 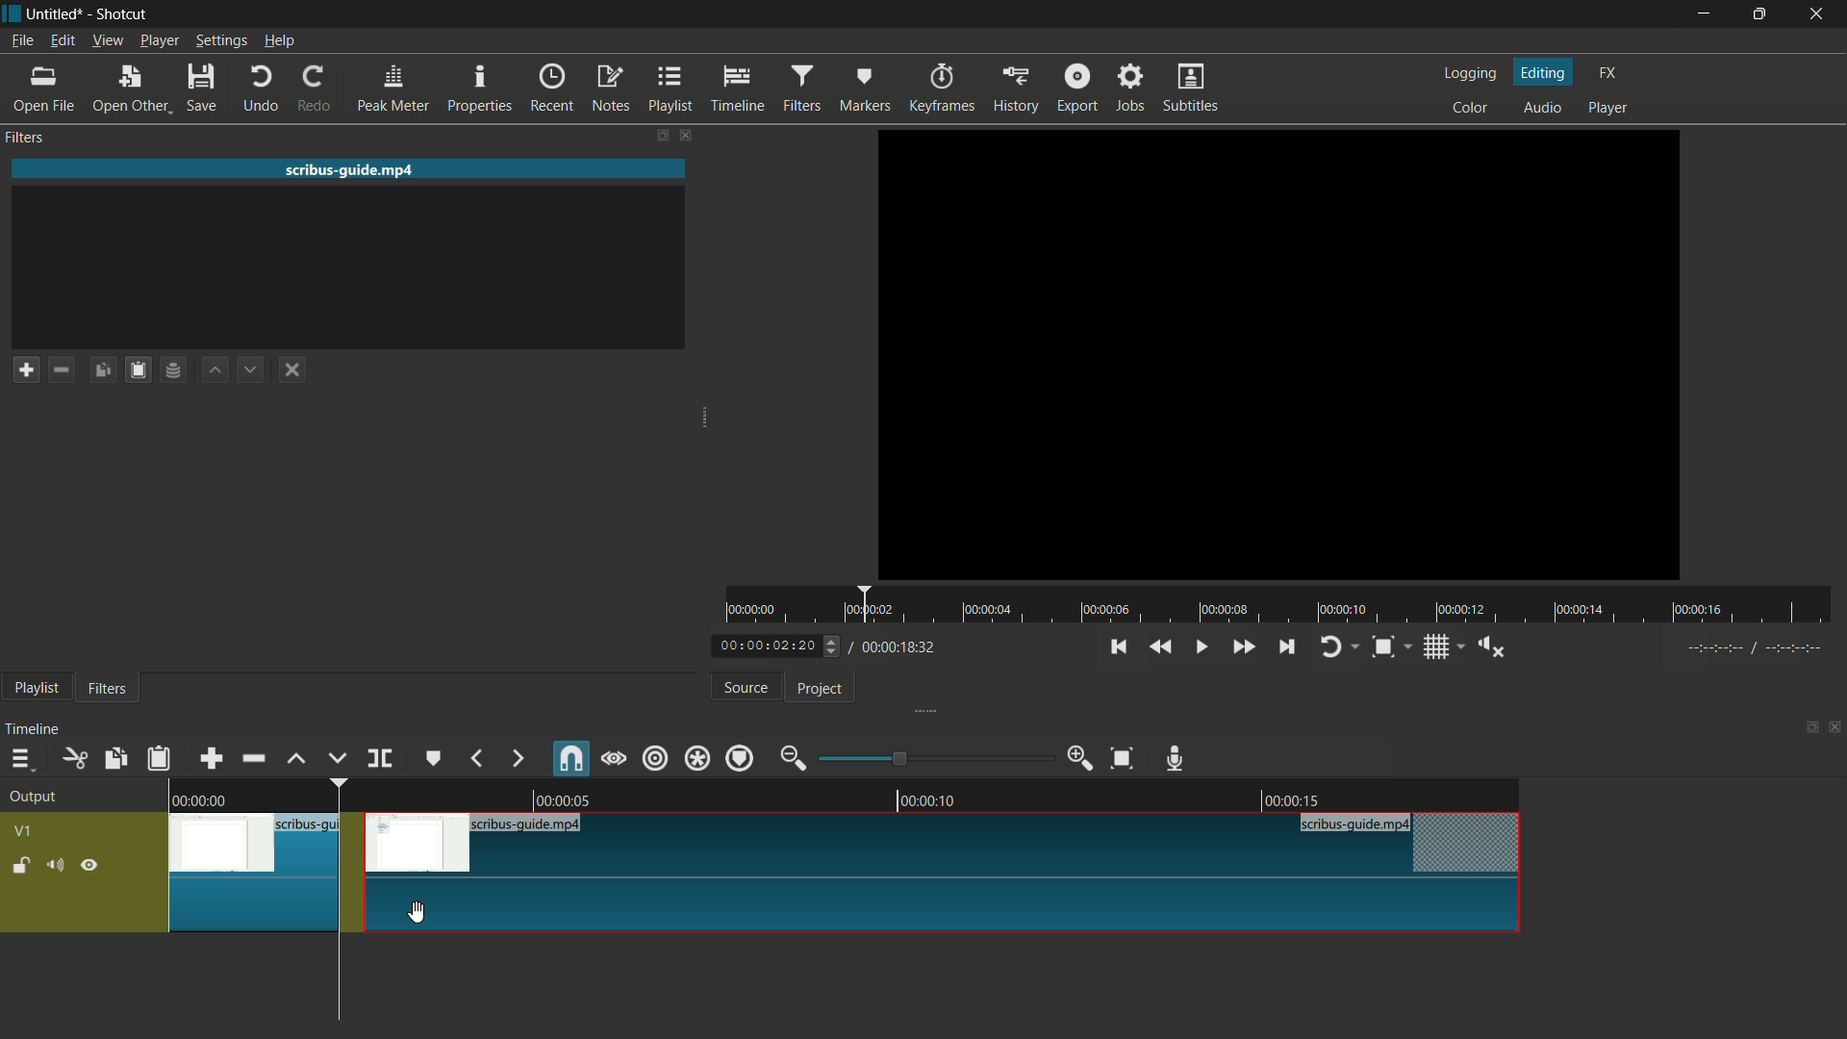 I want to click on timeline, so click(x=740, y=89).